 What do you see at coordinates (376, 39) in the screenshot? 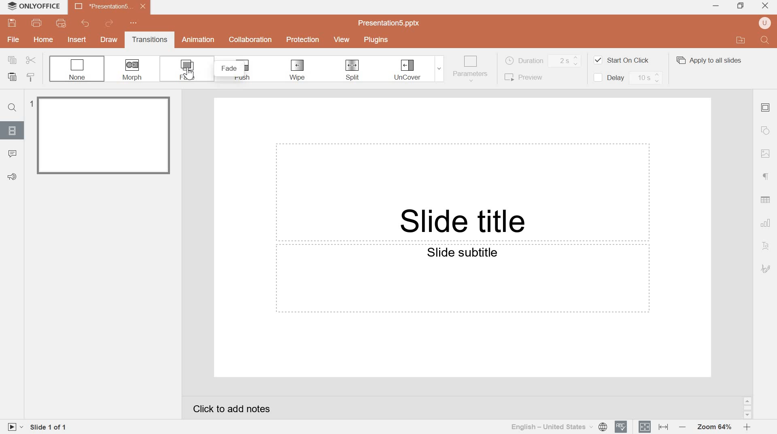
I see `Plugins` at bounding box center [376, 39].